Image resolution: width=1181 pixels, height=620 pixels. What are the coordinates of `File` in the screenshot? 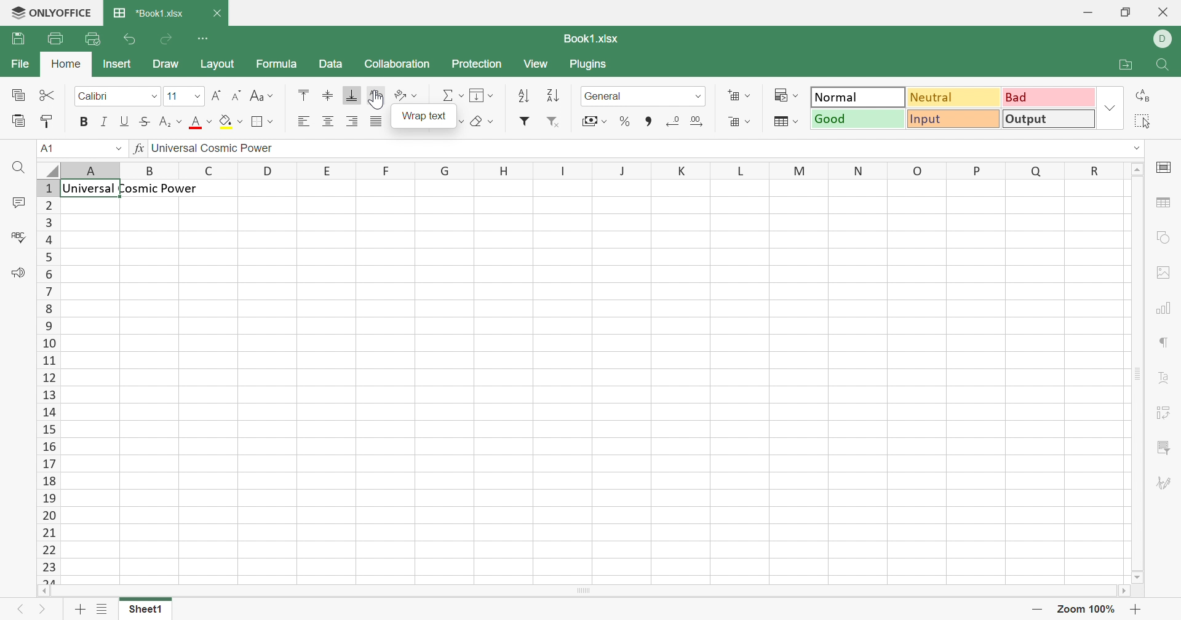 It's located at (20, 65).